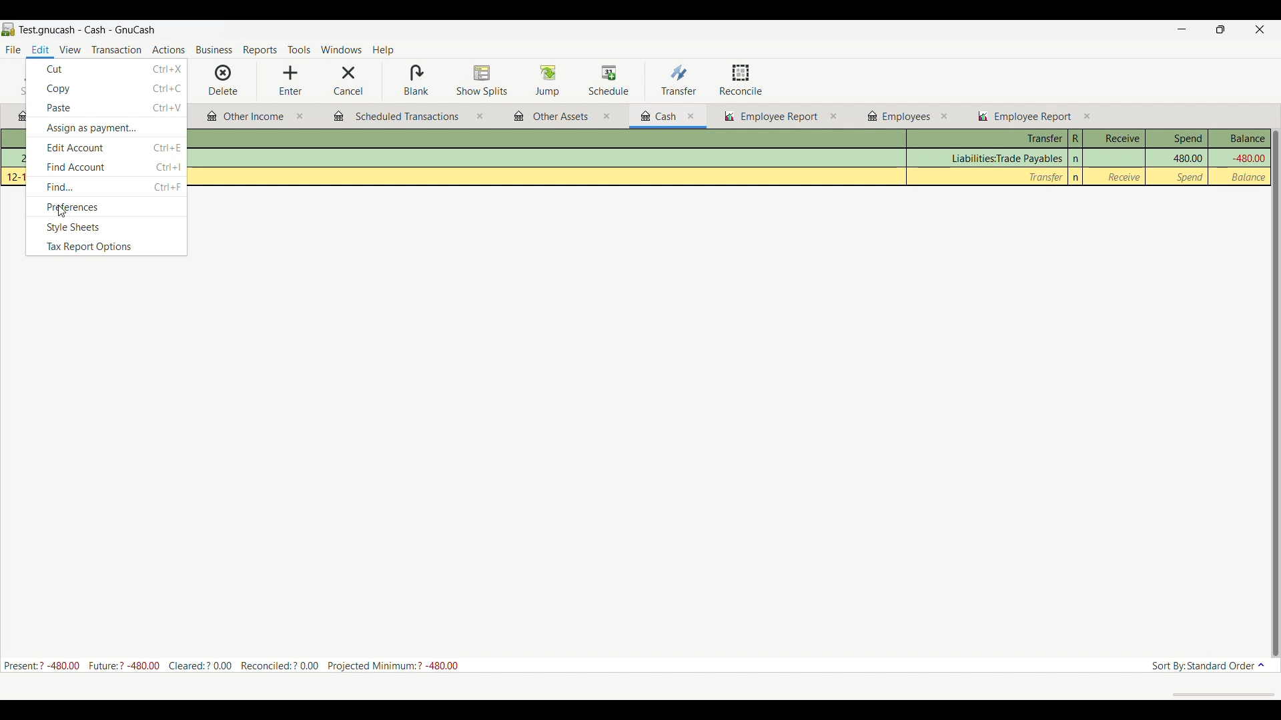 The image size is (1281, 720). What do you see at coordinates (1024, 117) in the screenshot?
I see `Other budgets and reports` at bounding box center [1024, 117].